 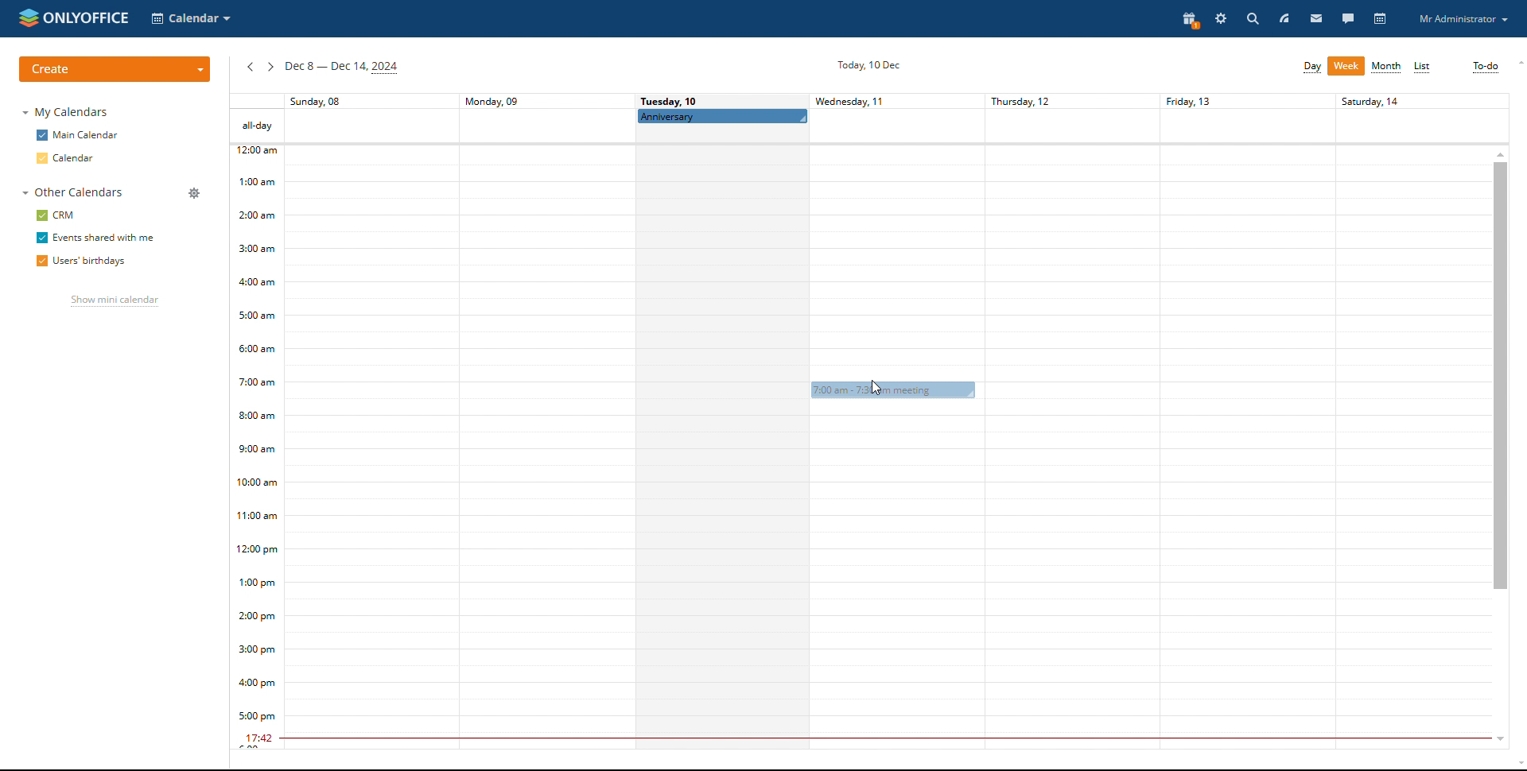 I want to click on crm, so click(x=57, y=215).